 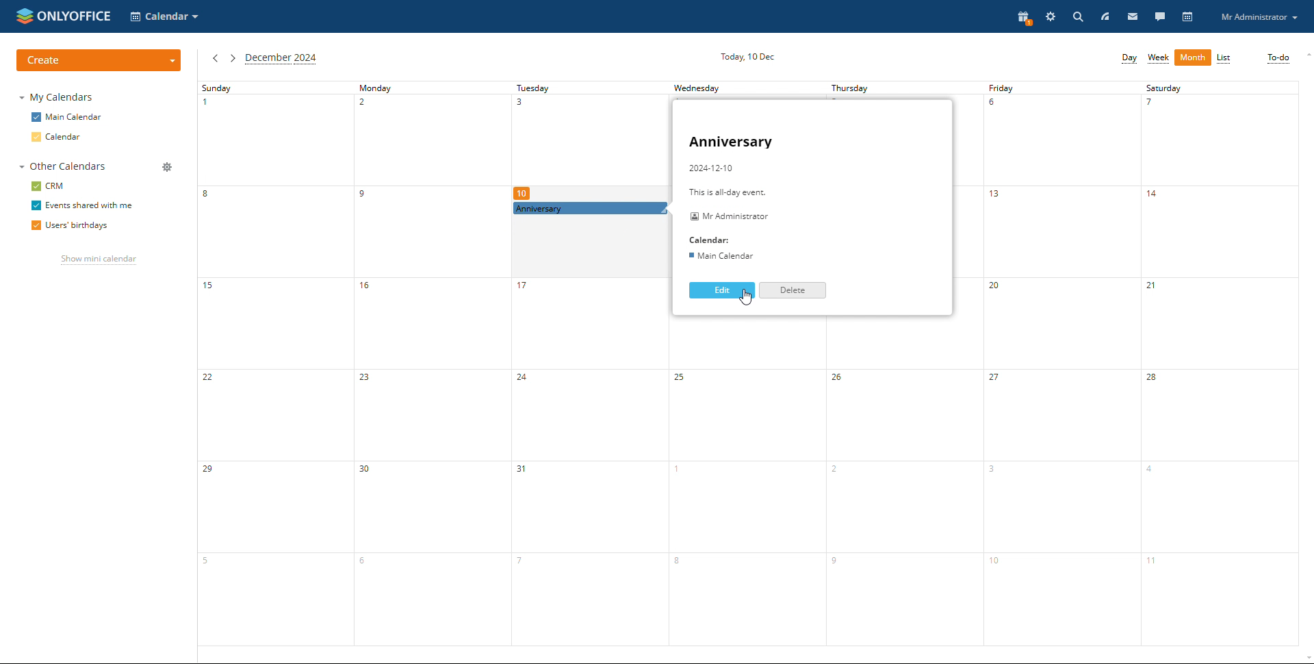 I want to click on scroll down, so click(x=1306, y=659).